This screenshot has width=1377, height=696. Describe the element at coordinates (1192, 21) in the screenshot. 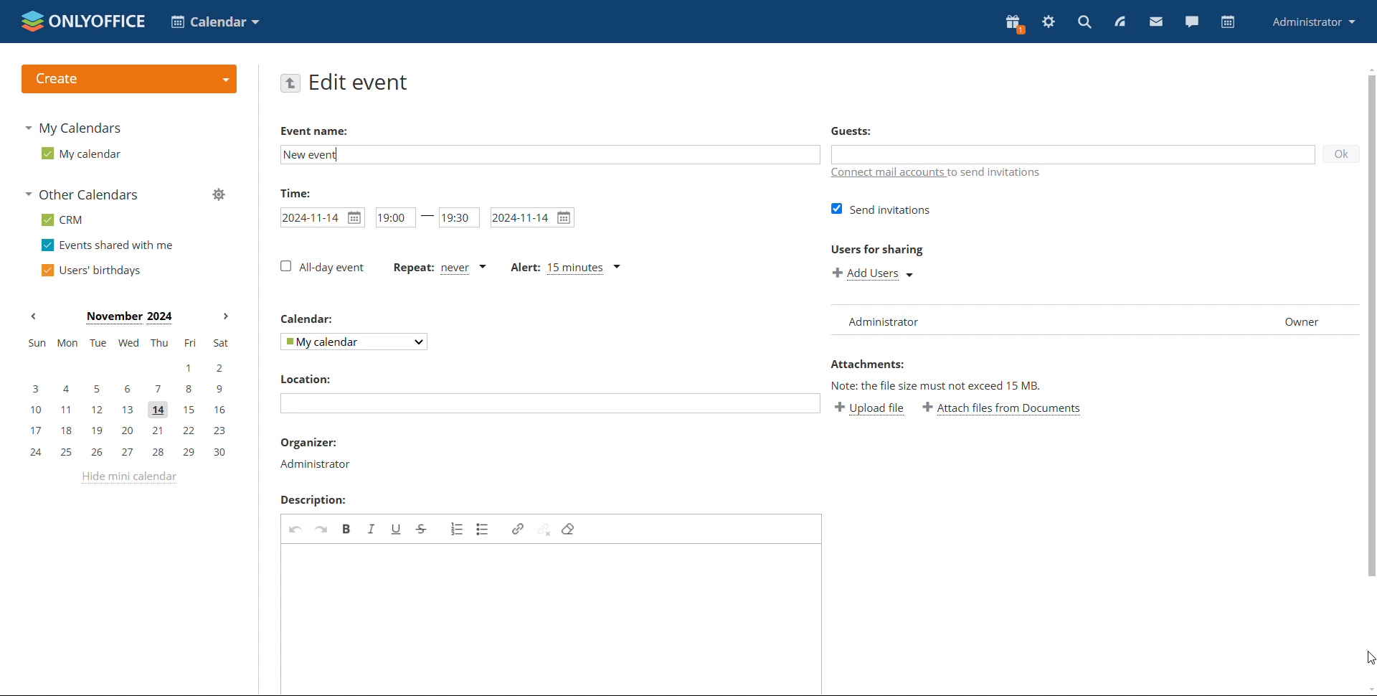

I see `chat` at that location.